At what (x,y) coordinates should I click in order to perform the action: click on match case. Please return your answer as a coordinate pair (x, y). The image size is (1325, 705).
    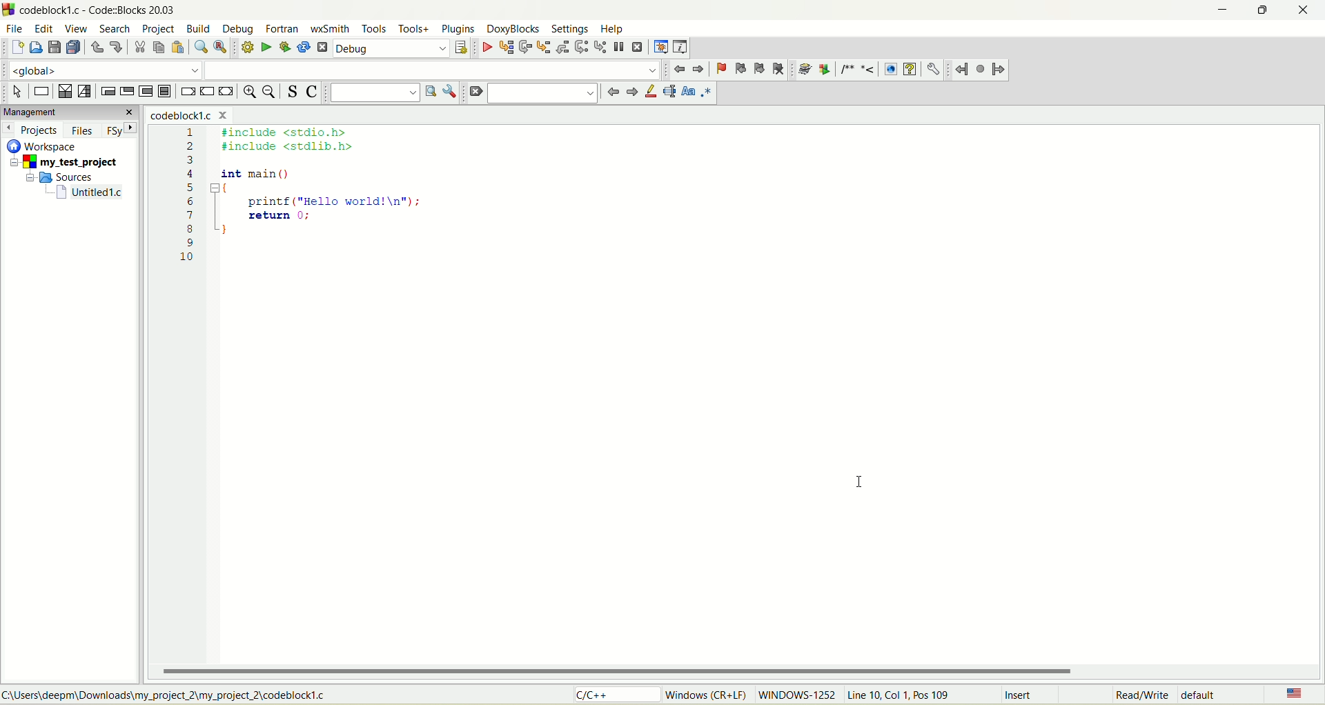
    Looking at the image, I should click on (689, 91).